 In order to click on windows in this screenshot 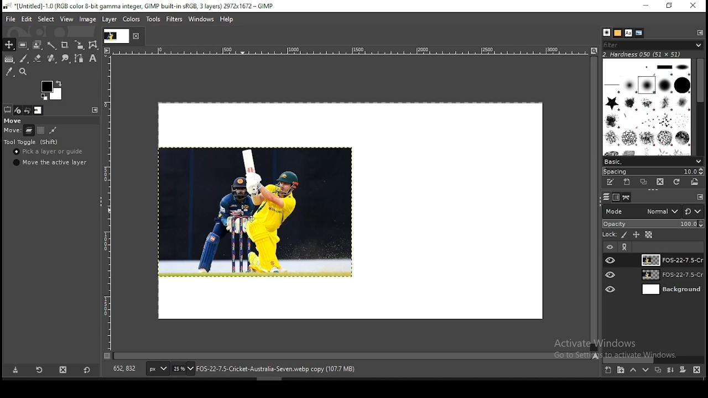, I will do `click(201, 19)`.